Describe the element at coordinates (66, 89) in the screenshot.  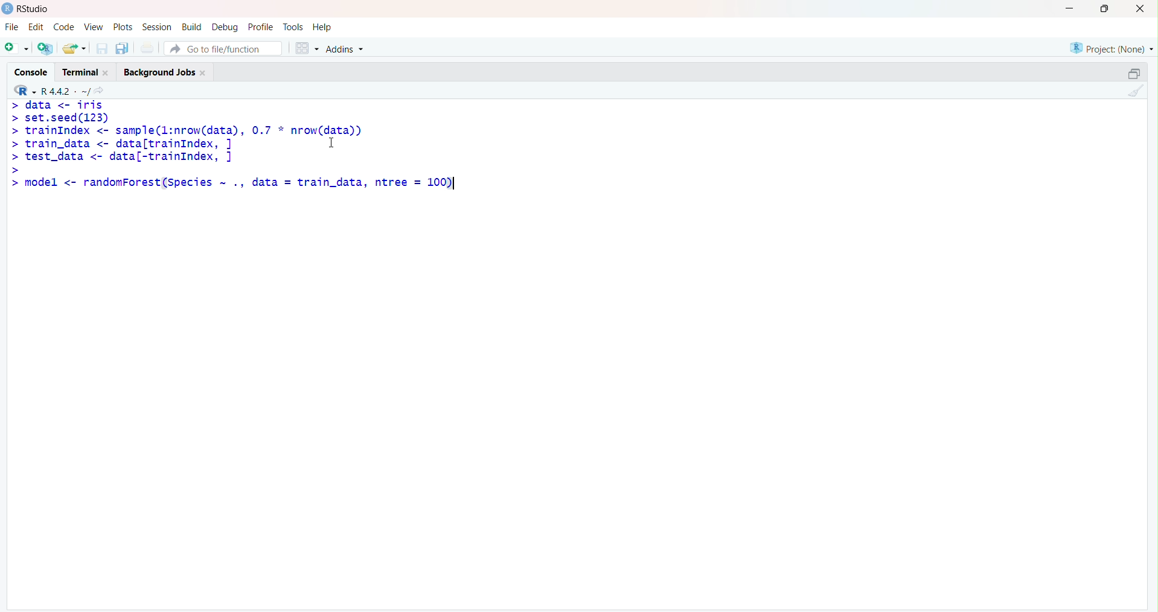
I see `R.4.4.2. ~/` at that location.